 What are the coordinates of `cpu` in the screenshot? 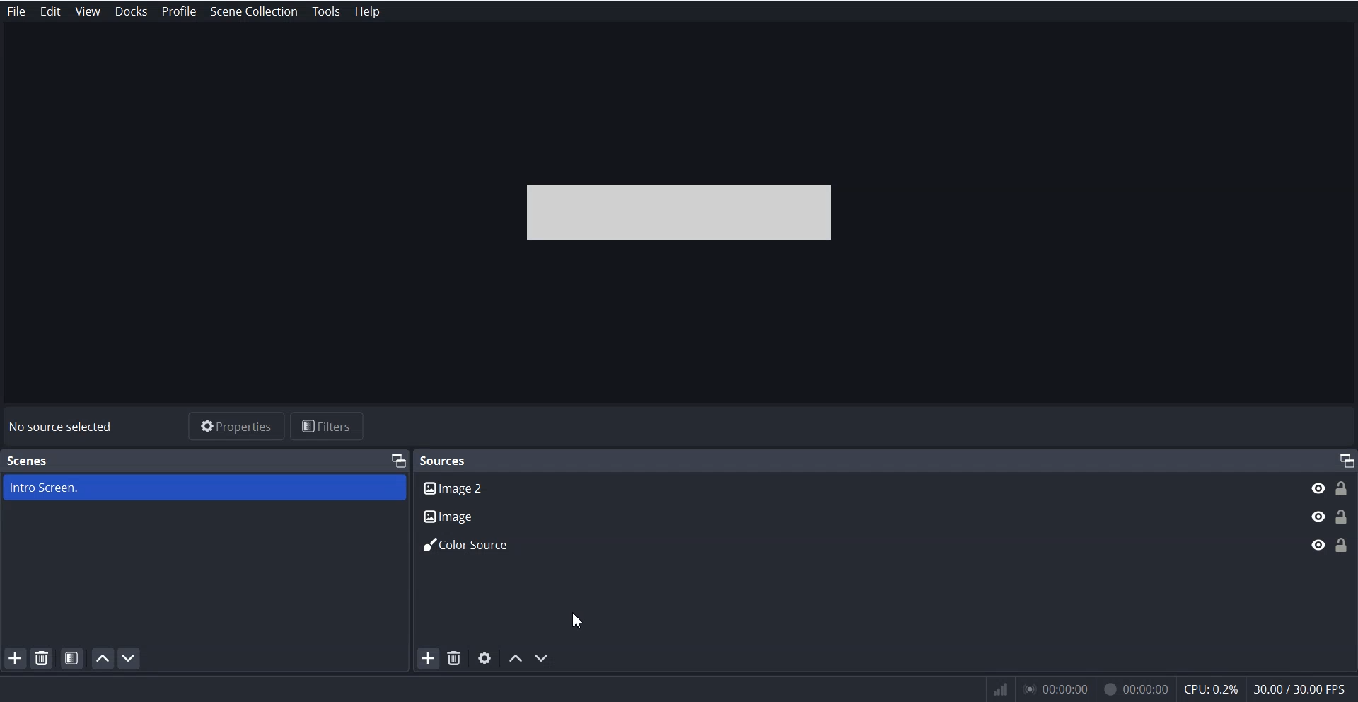 It's located at (1210, 687).